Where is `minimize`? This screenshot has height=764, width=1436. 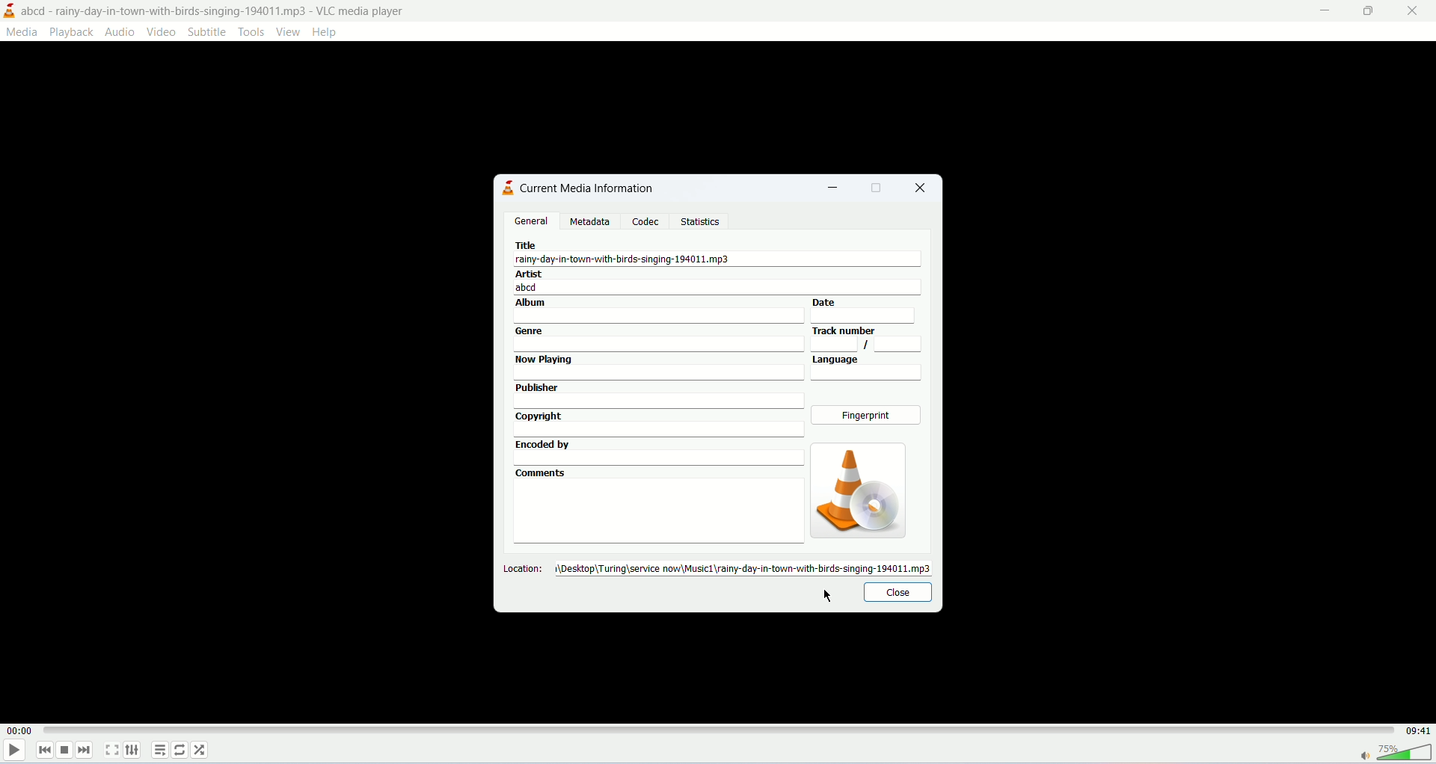
minimize is located at coordinates (1325, 9).